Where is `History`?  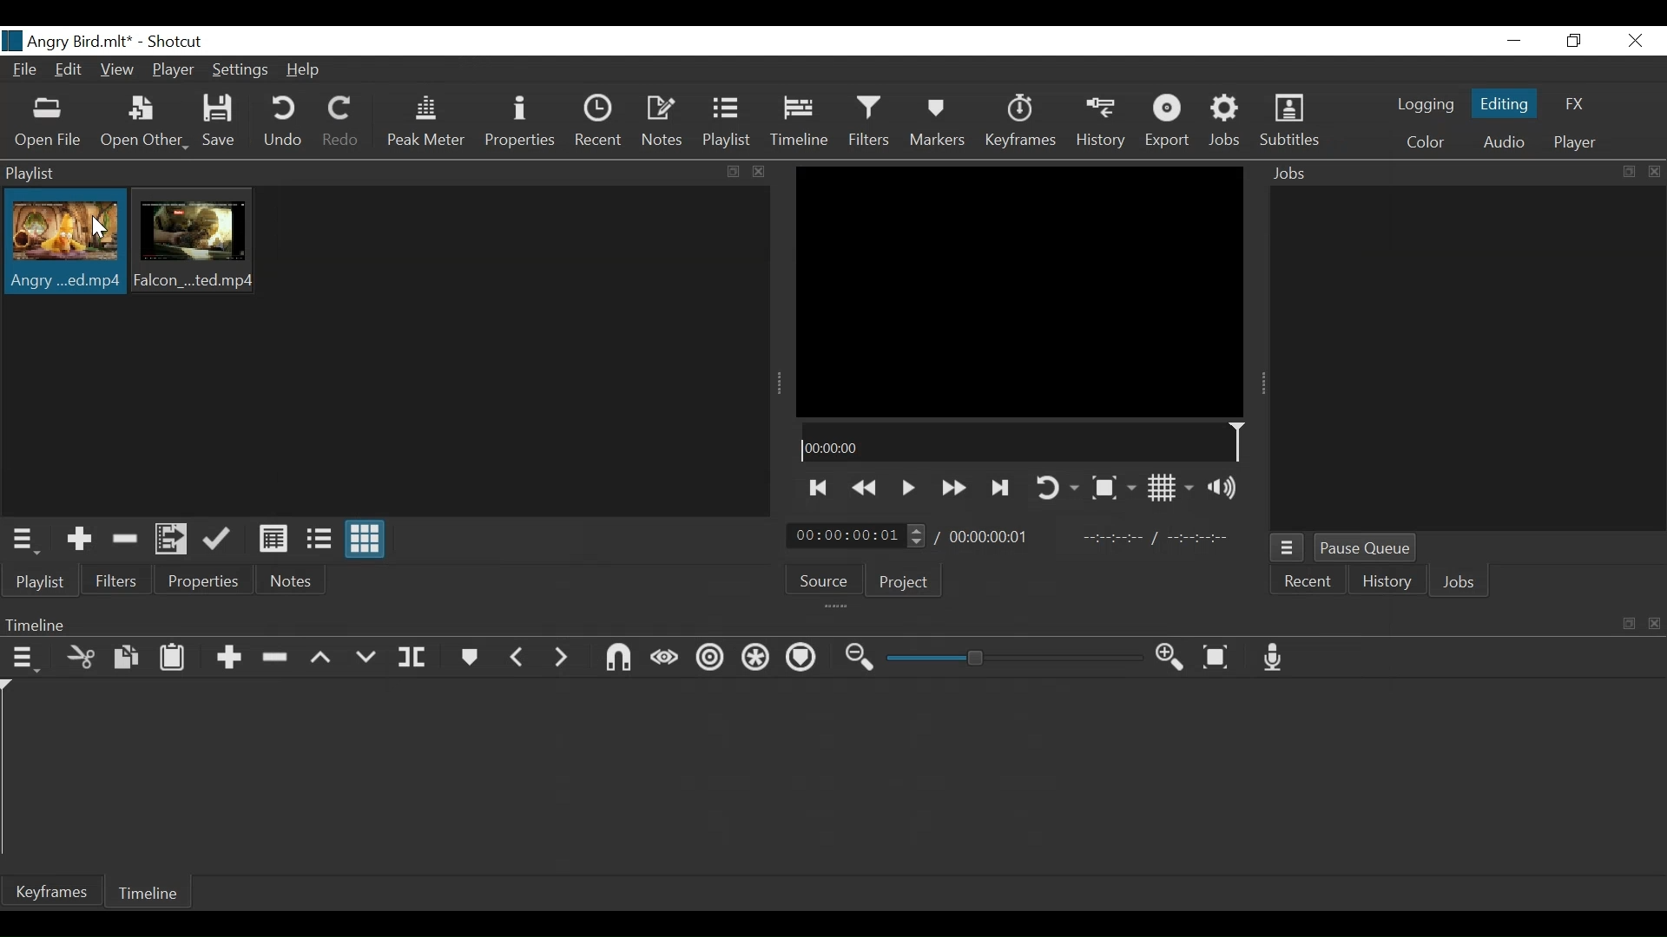
History is located at coordinates (1383, 583).